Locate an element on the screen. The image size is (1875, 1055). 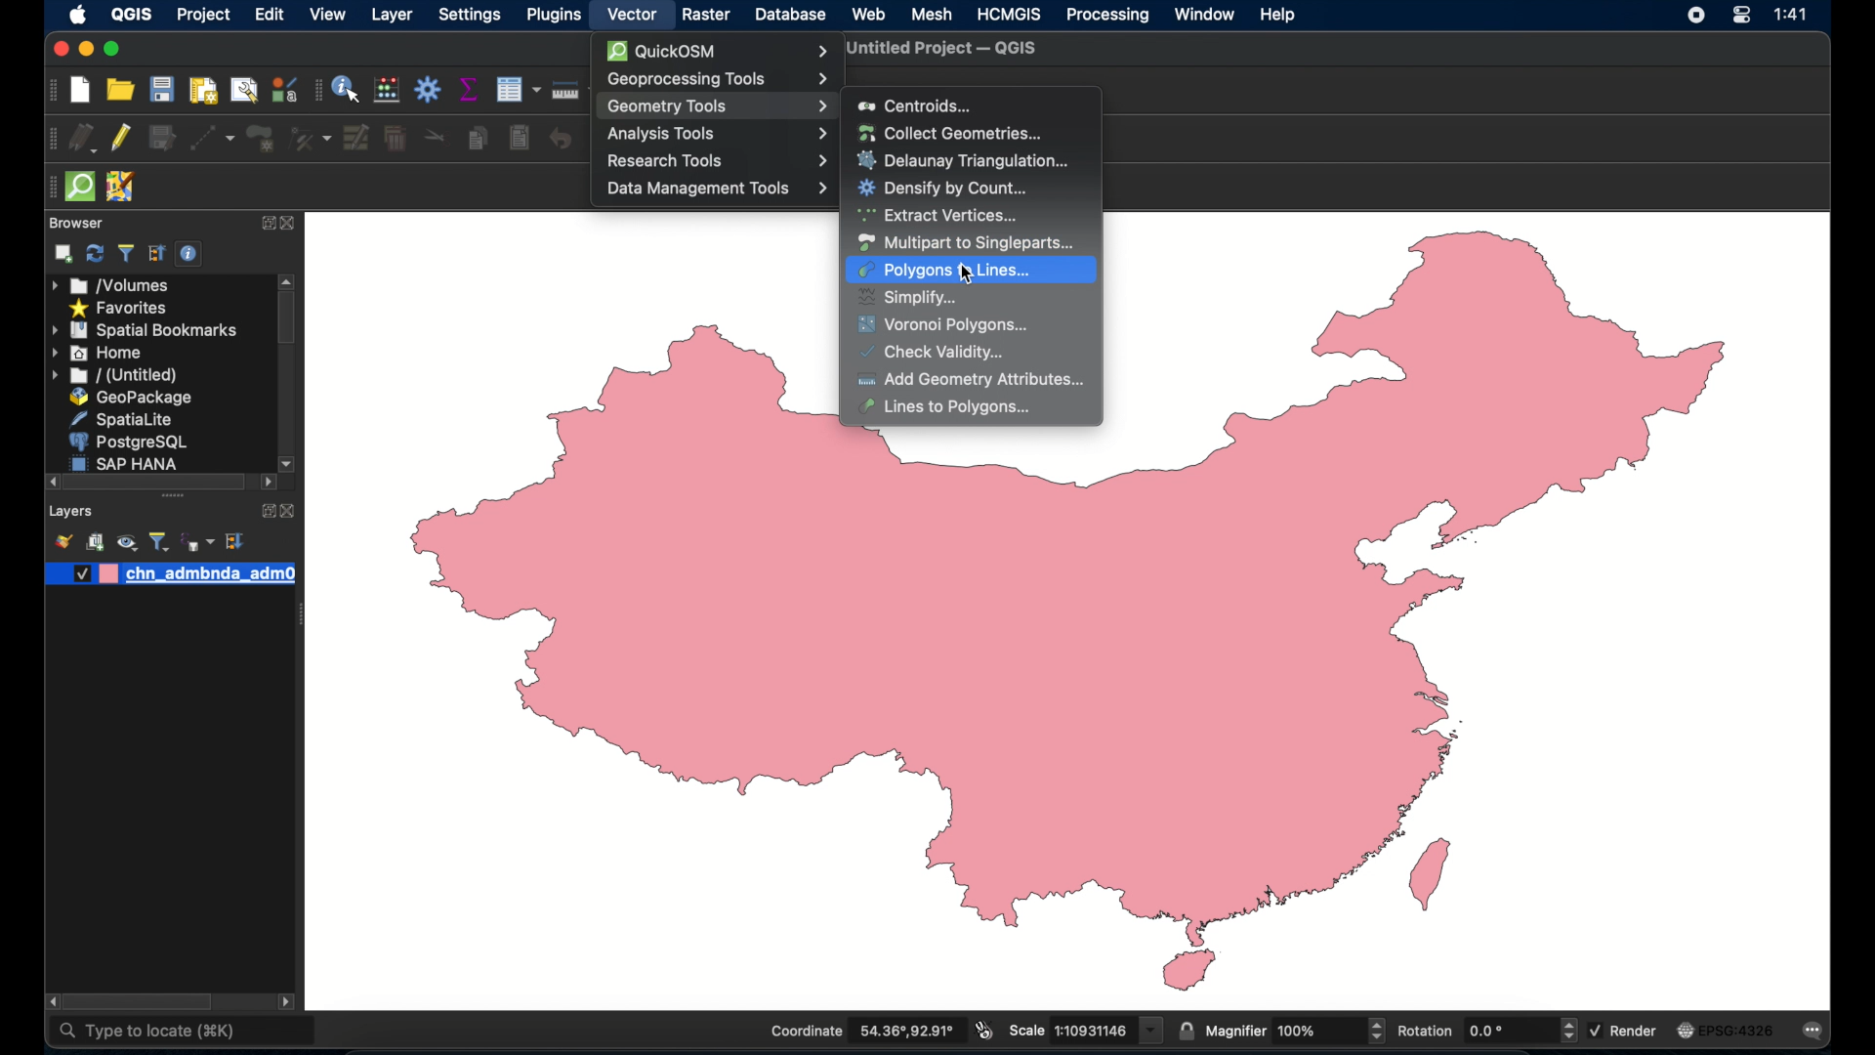
sap hana is located at coordinates (126, 463).